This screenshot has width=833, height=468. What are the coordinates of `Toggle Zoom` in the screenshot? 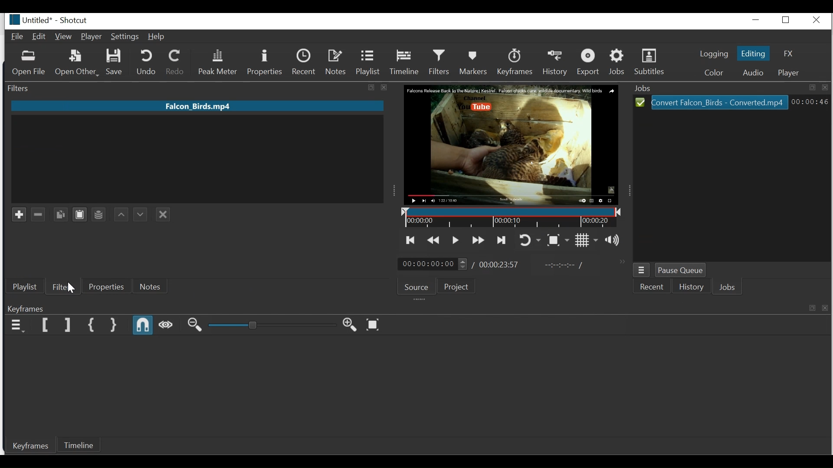 It's located at (558, 240).